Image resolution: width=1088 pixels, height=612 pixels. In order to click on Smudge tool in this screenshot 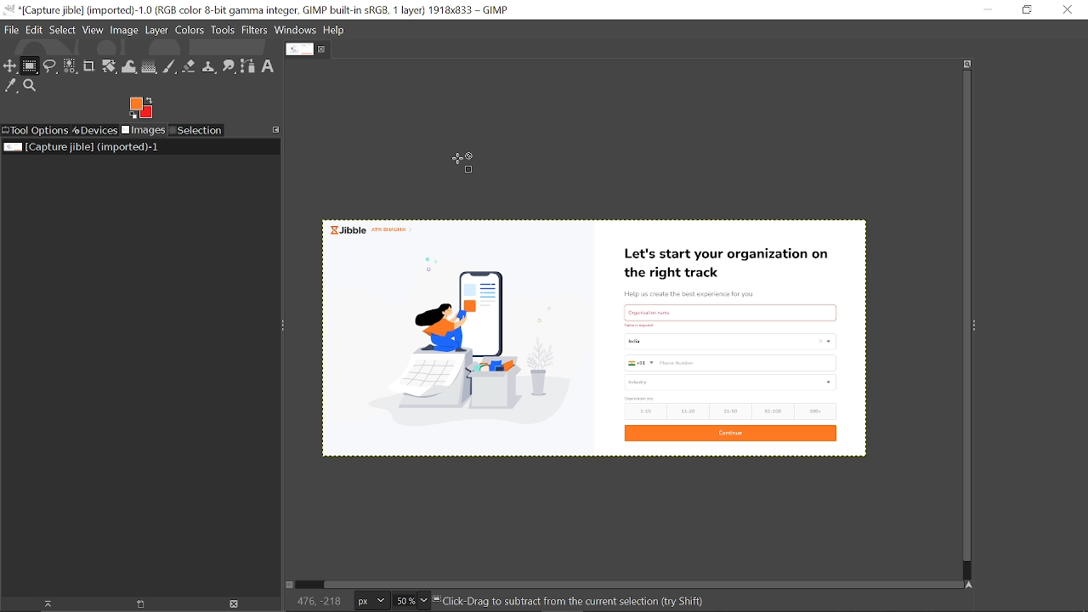, I will do `click(229, 67)`.